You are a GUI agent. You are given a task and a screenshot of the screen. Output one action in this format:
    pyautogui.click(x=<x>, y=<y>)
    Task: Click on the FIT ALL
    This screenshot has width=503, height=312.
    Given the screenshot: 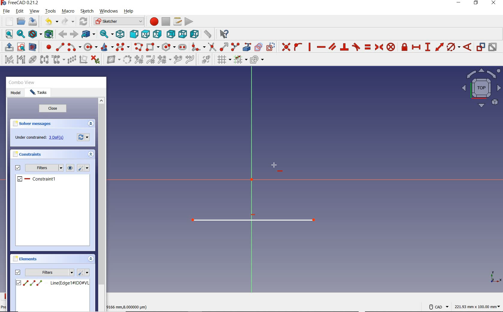 What is the action you would take?
    pyautogui.click(x=7, y=34)
    